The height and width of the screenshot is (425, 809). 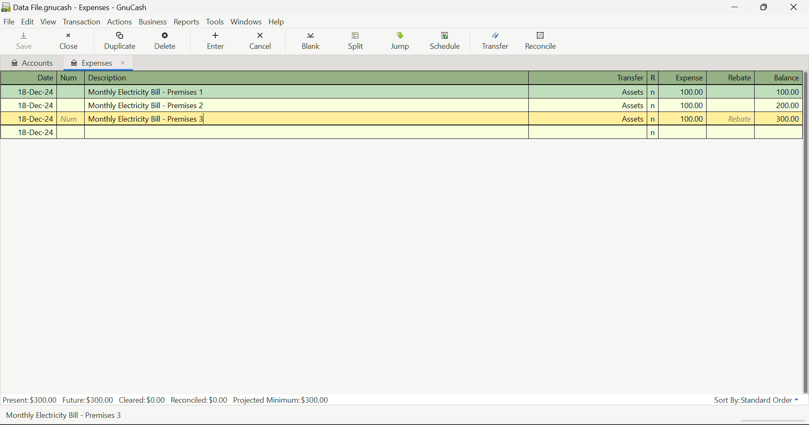 I want to click on Actions, so click(x=119, y=22).